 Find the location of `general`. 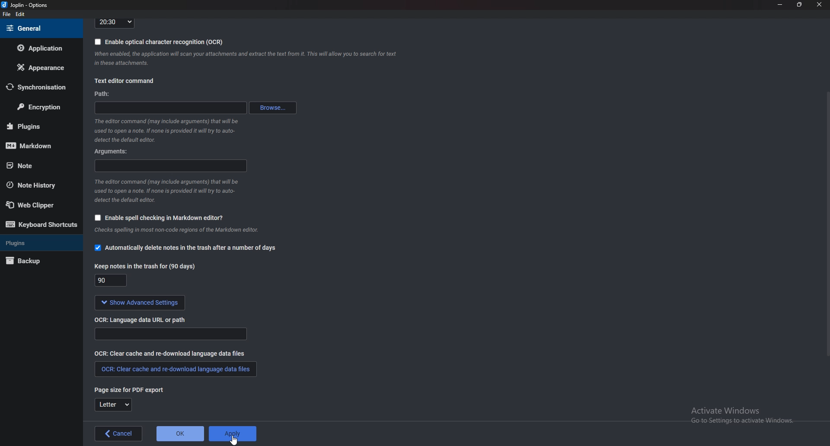

general is located at coordinates (39, 28).